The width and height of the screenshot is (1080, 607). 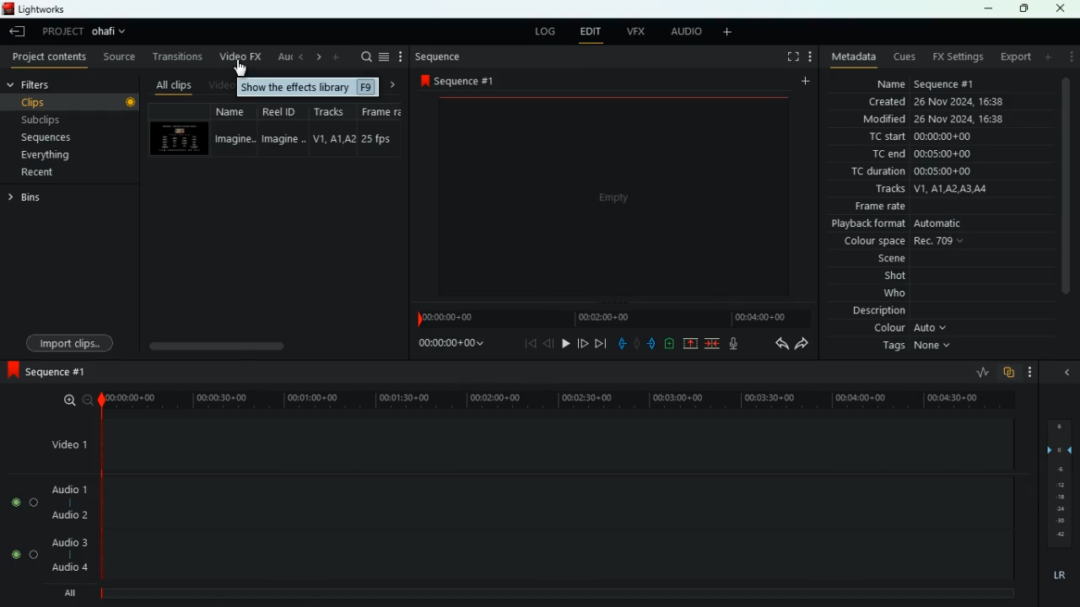 I want to click on colour space, so click(x=906, y=242).